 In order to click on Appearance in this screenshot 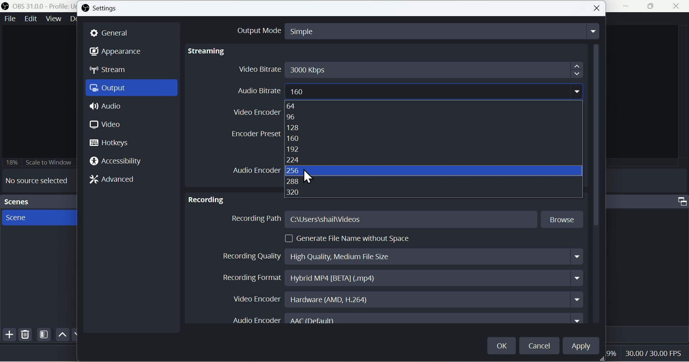, I will do `click(121, 52)`.